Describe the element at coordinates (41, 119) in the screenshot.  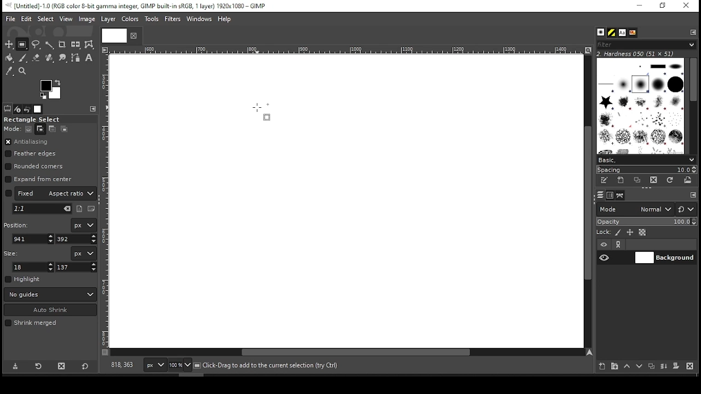
I see `rectangle select` at that location.